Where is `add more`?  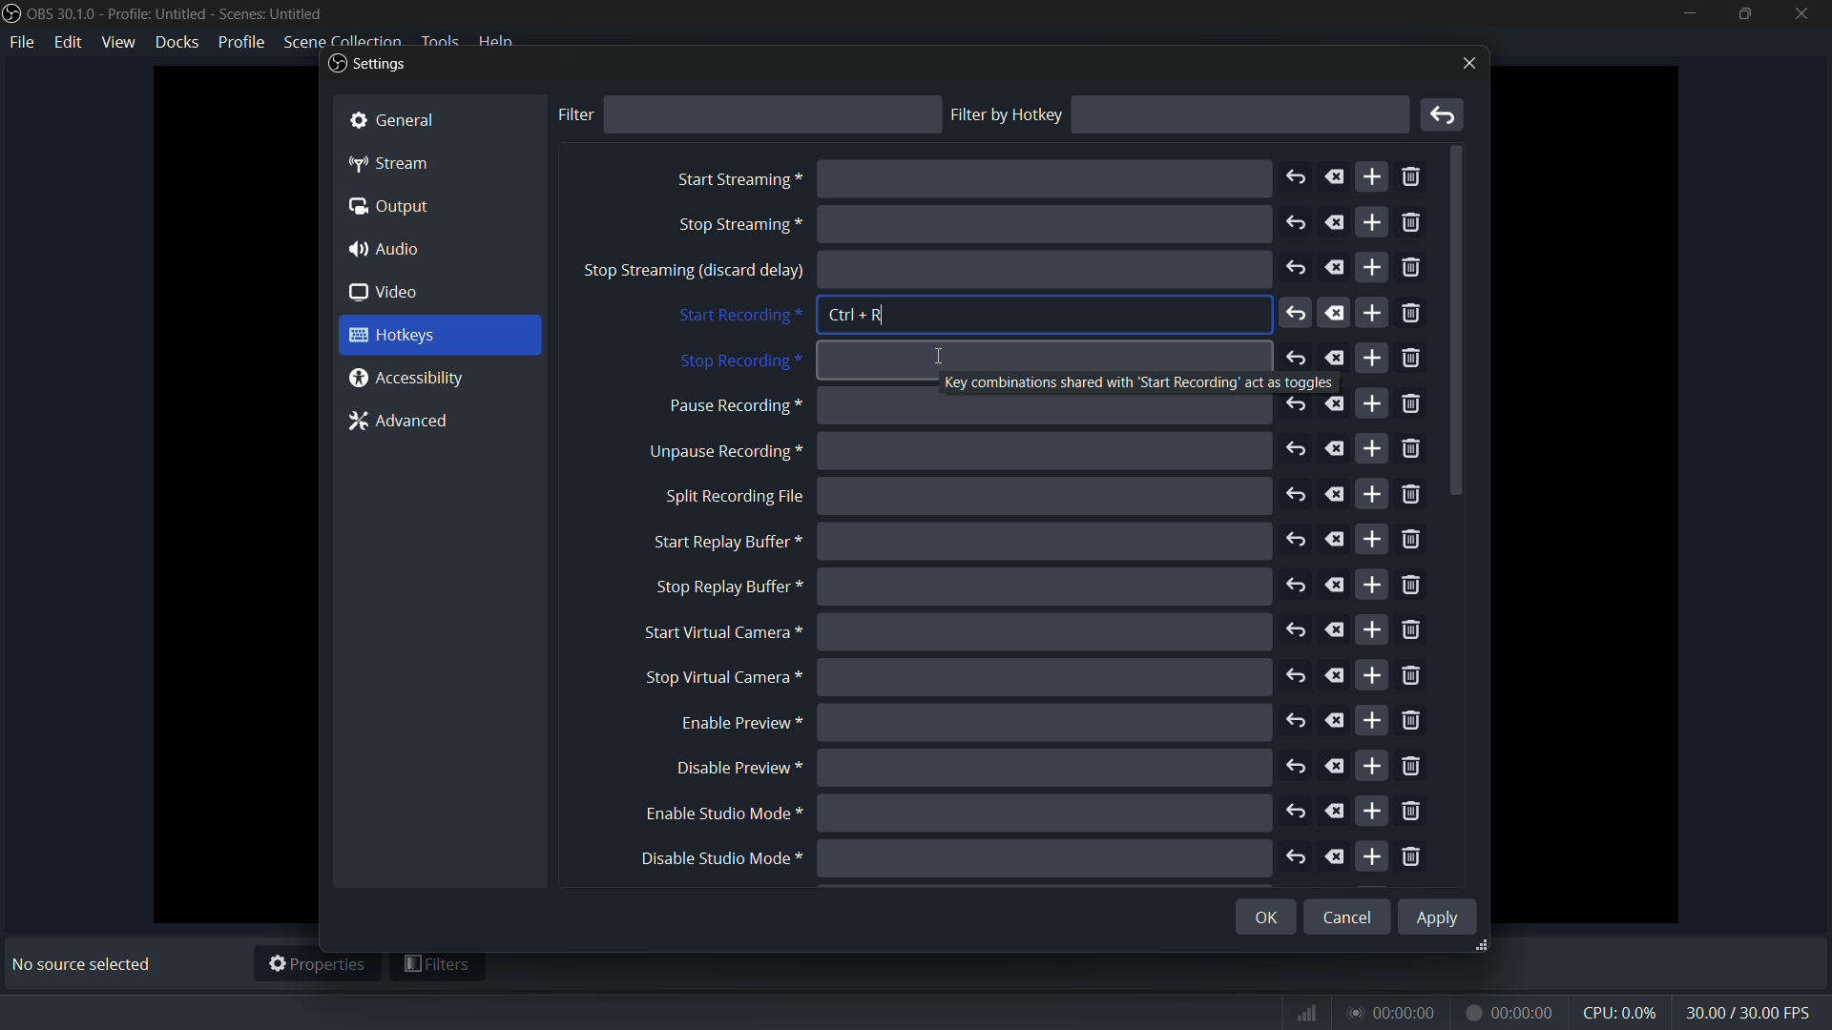 add more is located at coordinates (1372, 809).